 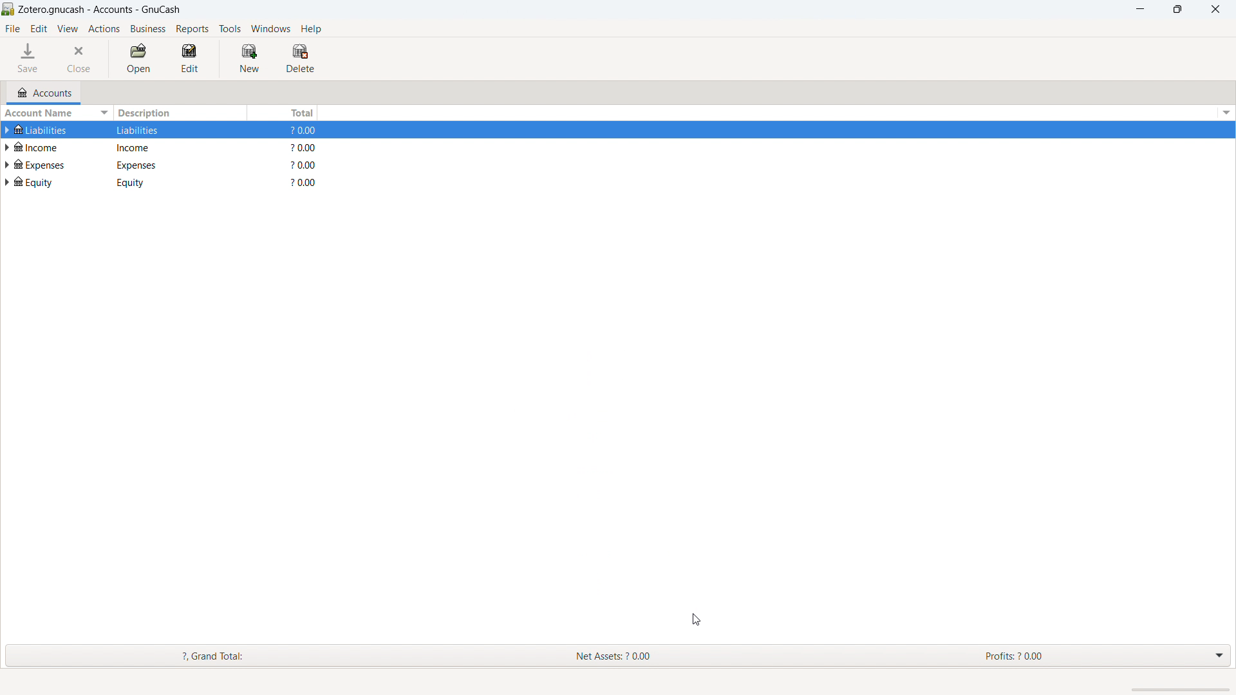 What do you see at coordinates (249, 58) in the screenshot?
I see `new` at bounding box center [249, 58].